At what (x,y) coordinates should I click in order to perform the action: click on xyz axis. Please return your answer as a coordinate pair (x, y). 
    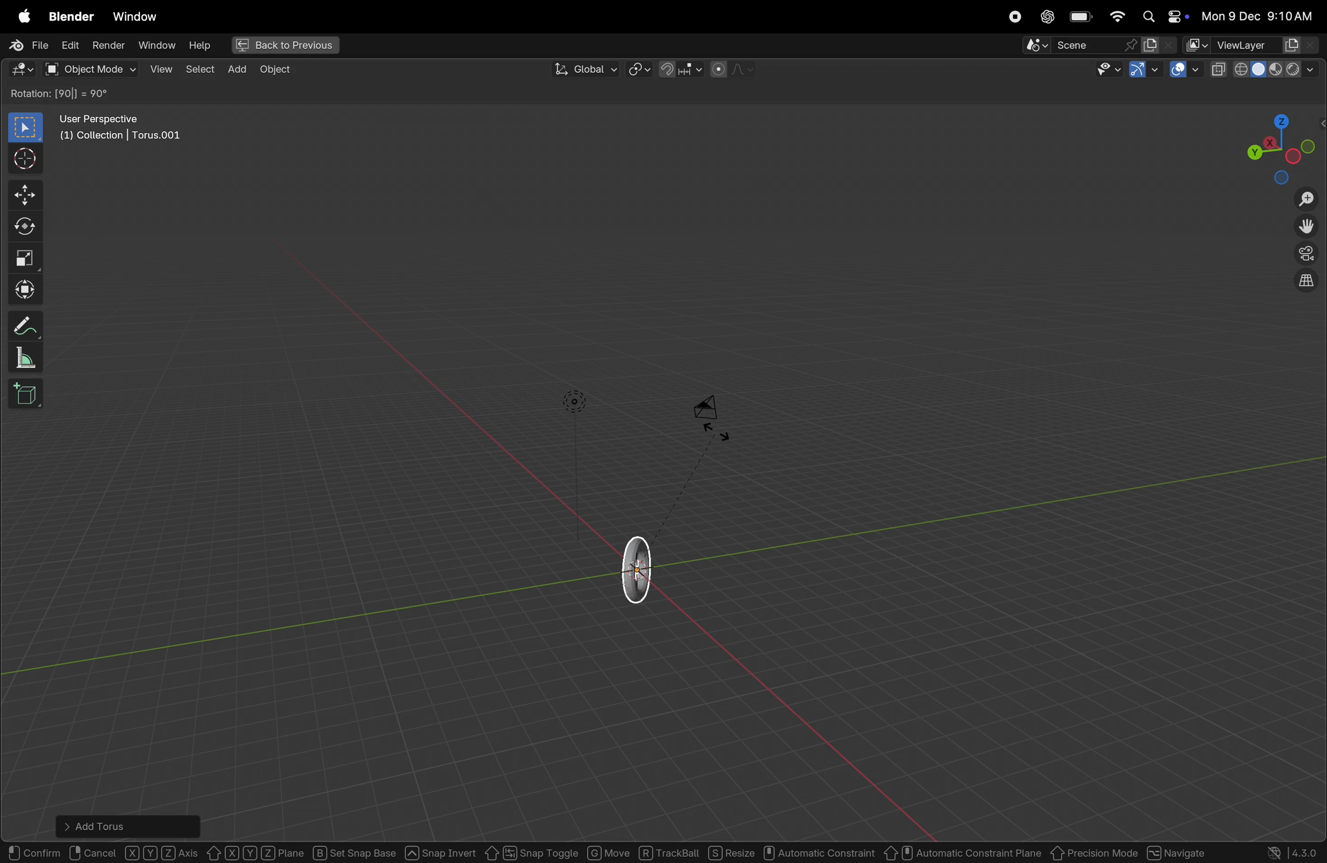
    Looking at the image, I should click on (163, 851).